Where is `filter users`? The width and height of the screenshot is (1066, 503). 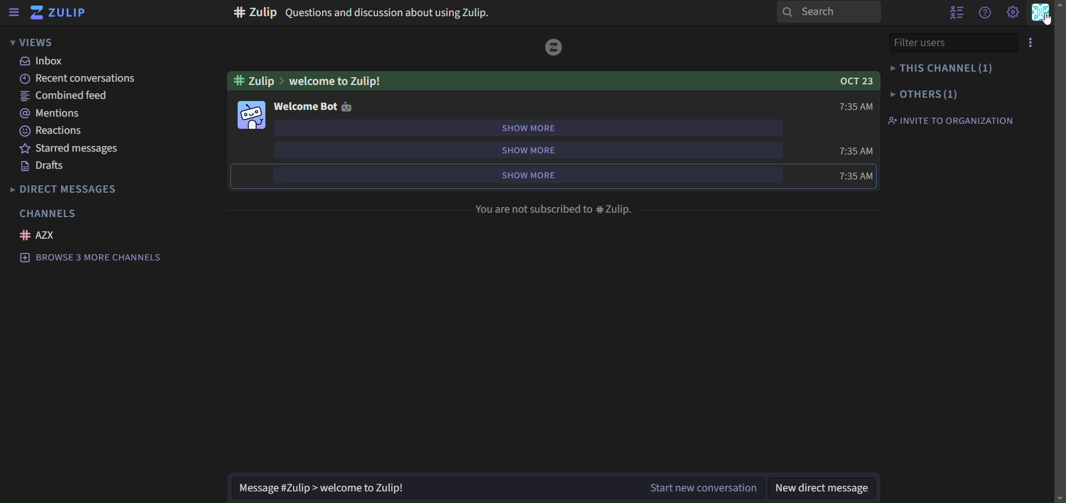
filter users is located at coordinates (948, 43).